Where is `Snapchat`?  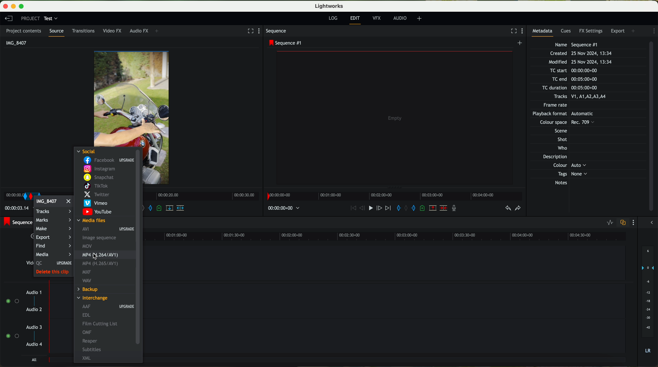
Snapchat is located at coordinates (98, 178).